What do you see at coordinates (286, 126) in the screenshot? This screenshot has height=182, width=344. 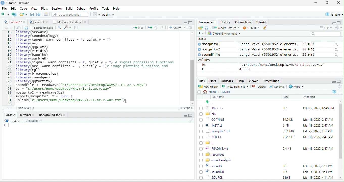 I see `6KB` at bounding box center [286, 126].